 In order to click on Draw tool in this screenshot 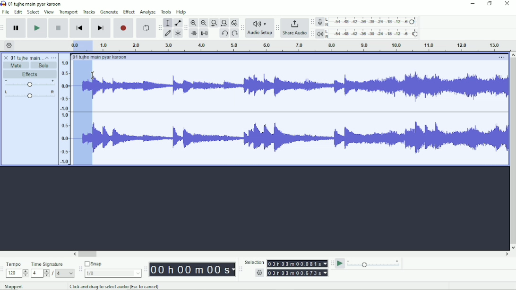, I will do `click(168, 34)`.